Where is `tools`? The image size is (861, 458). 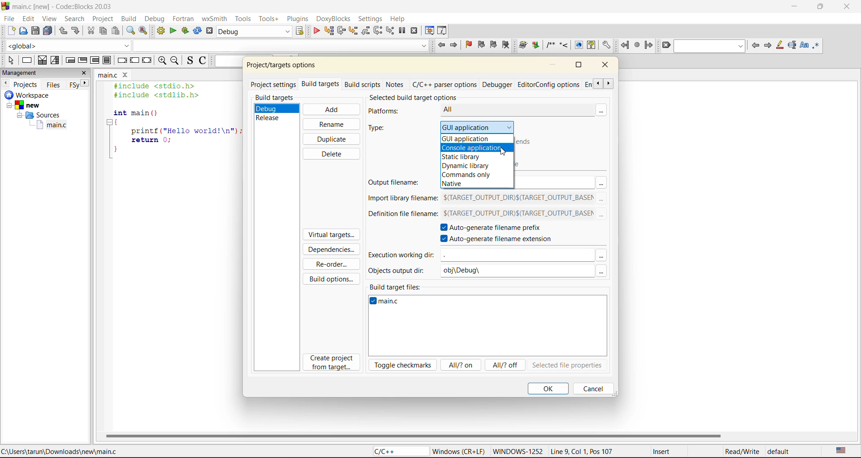 tools is located at coordinates (243, 19).